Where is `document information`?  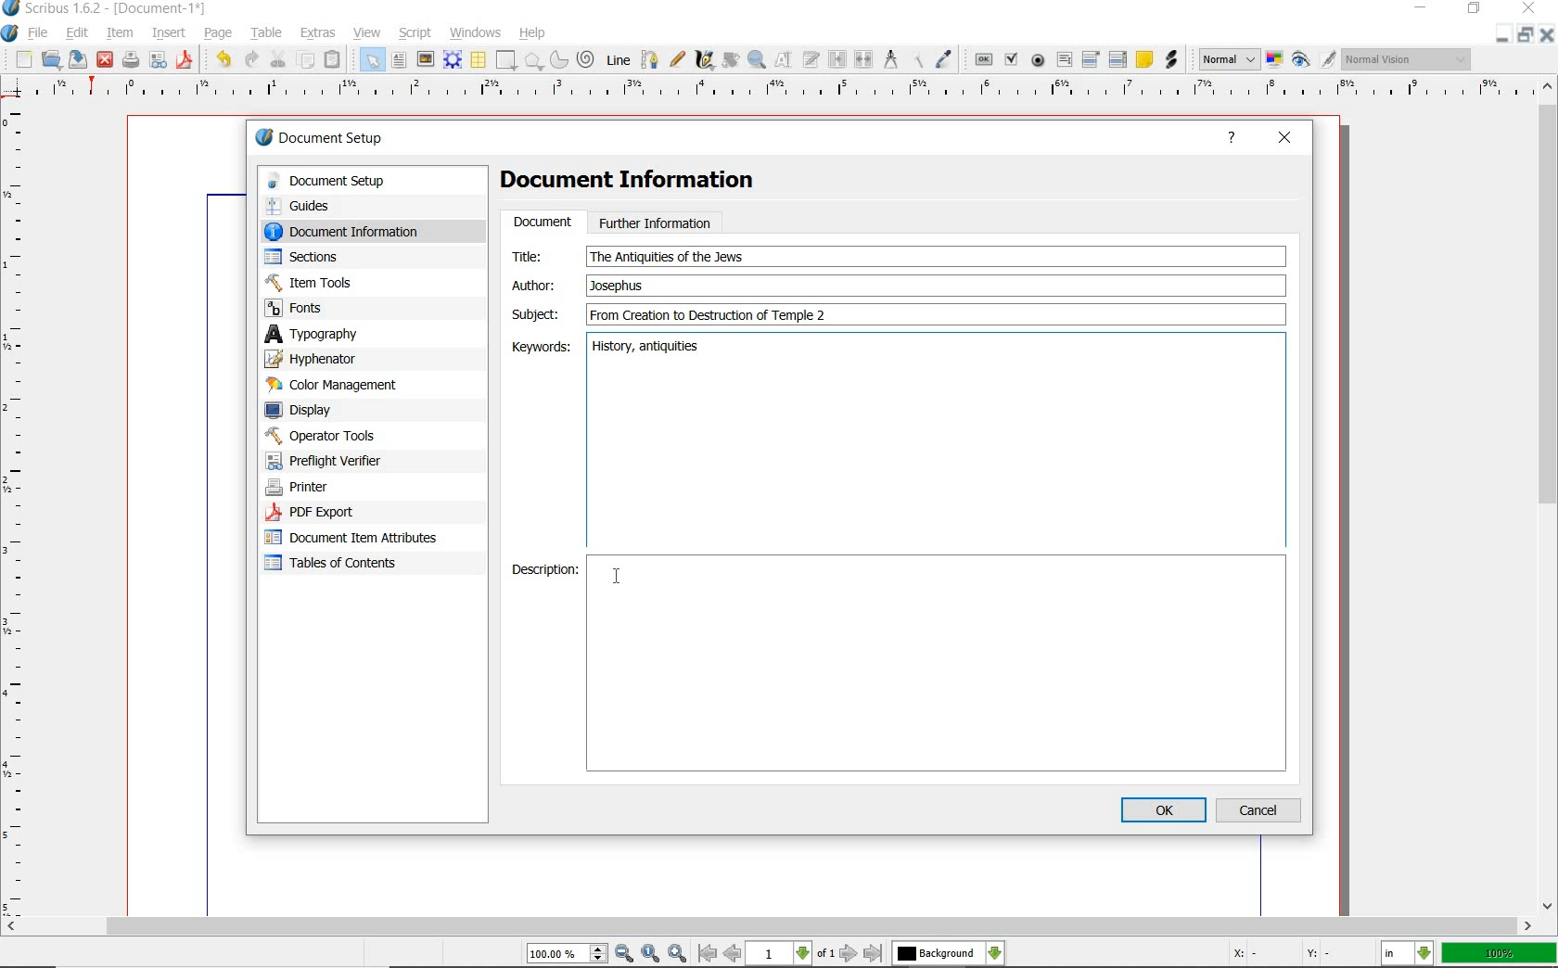
document information is located at coordinates (360, 231).